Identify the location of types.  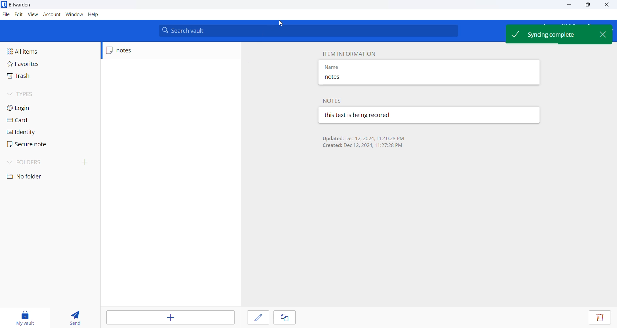
(29, 94).